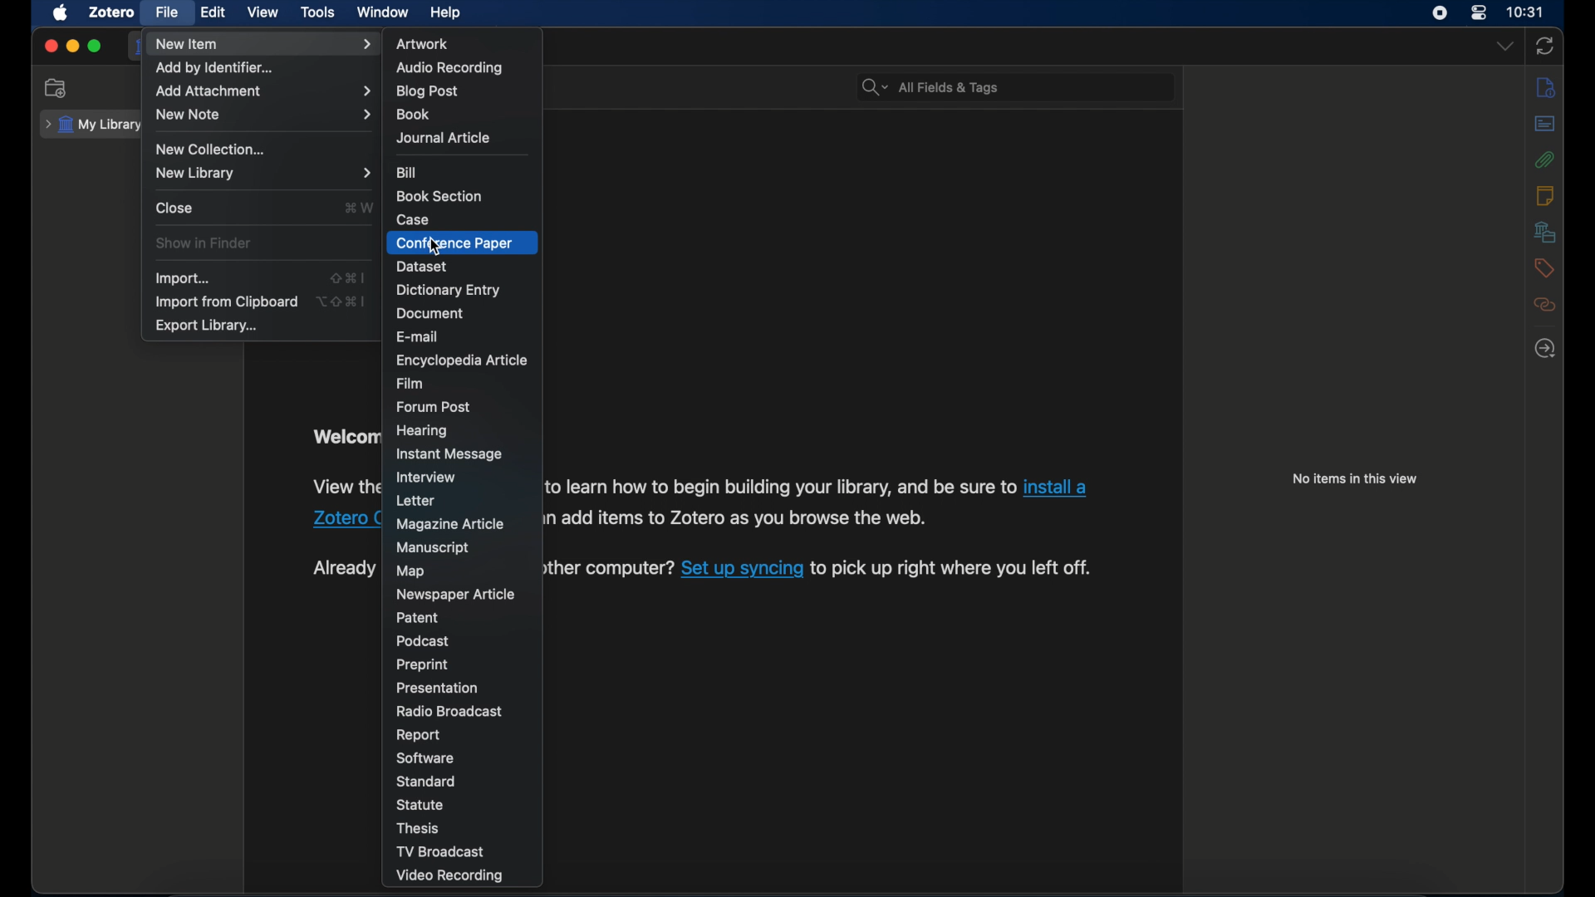 The image size is (1595, 897). I want to click on export library, so click(206, 326).